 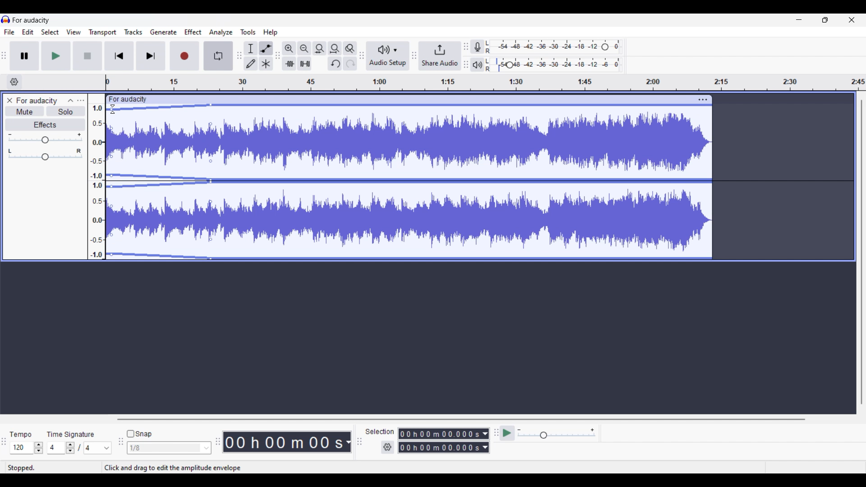 I want to click on Playback speed settings, so click(x=557, y=433).